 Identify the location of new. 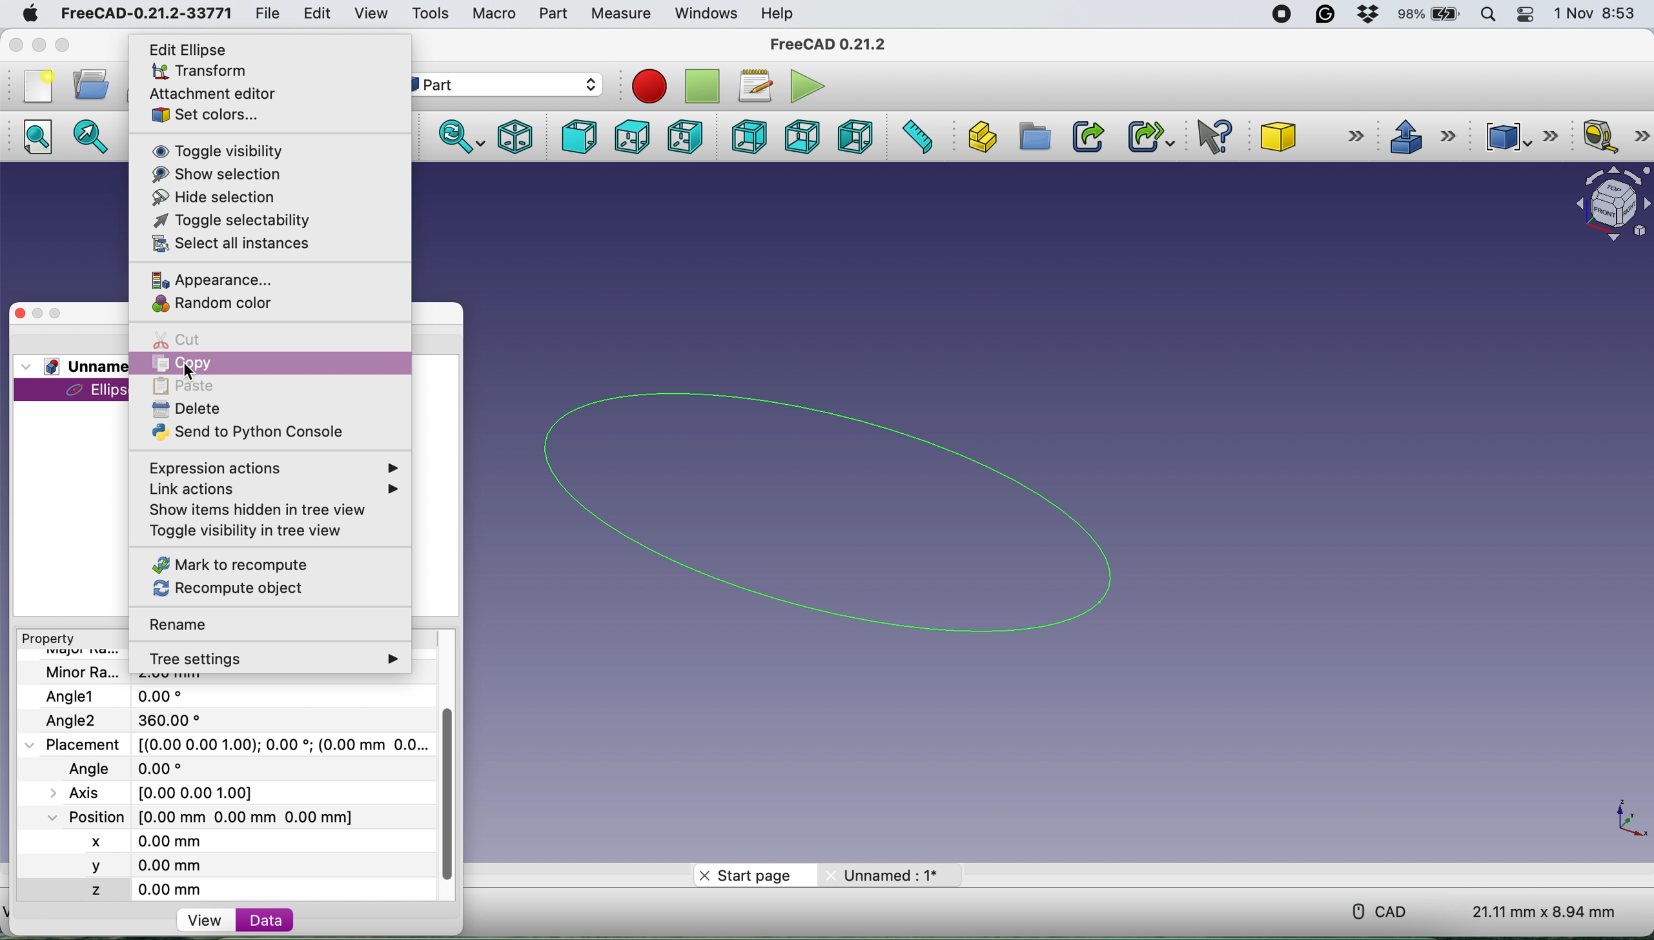
(39, 86).